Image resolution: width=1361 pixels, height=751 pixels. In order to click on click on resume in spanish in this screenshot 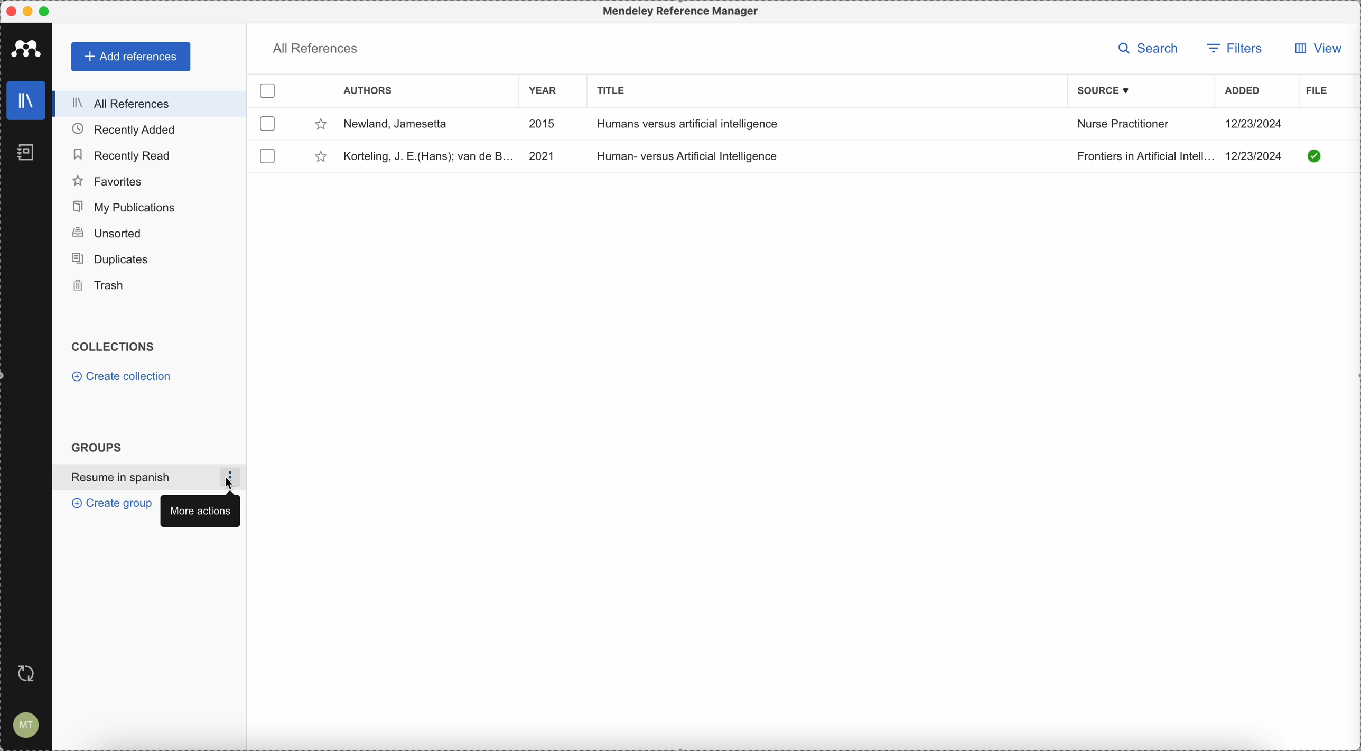, I will do `click(138, 478)`.